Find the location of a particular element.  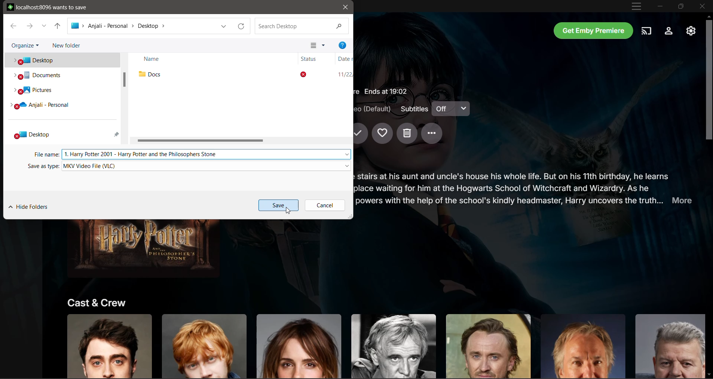

Restore Down is located at coordinates (681, 6).